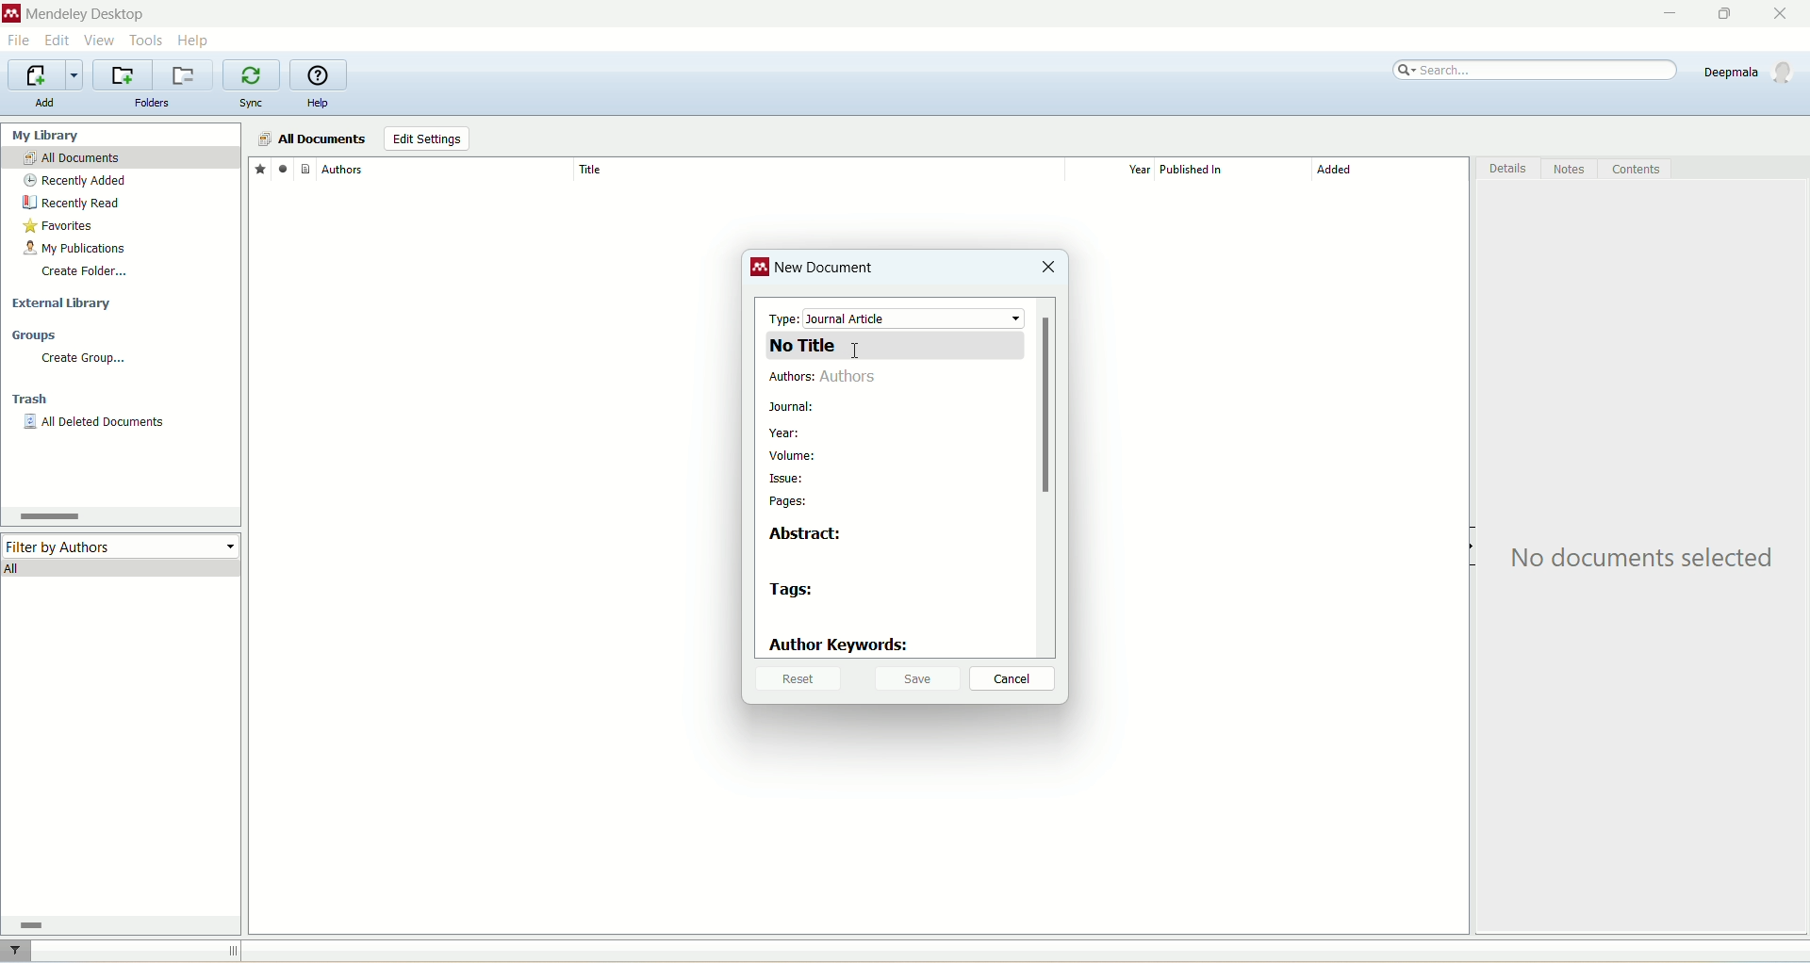 The image size is (1810, 963). What do you see at coordinates (858, 354) in the screenshot?
I see `cursor` at bounding box center [858, 354].